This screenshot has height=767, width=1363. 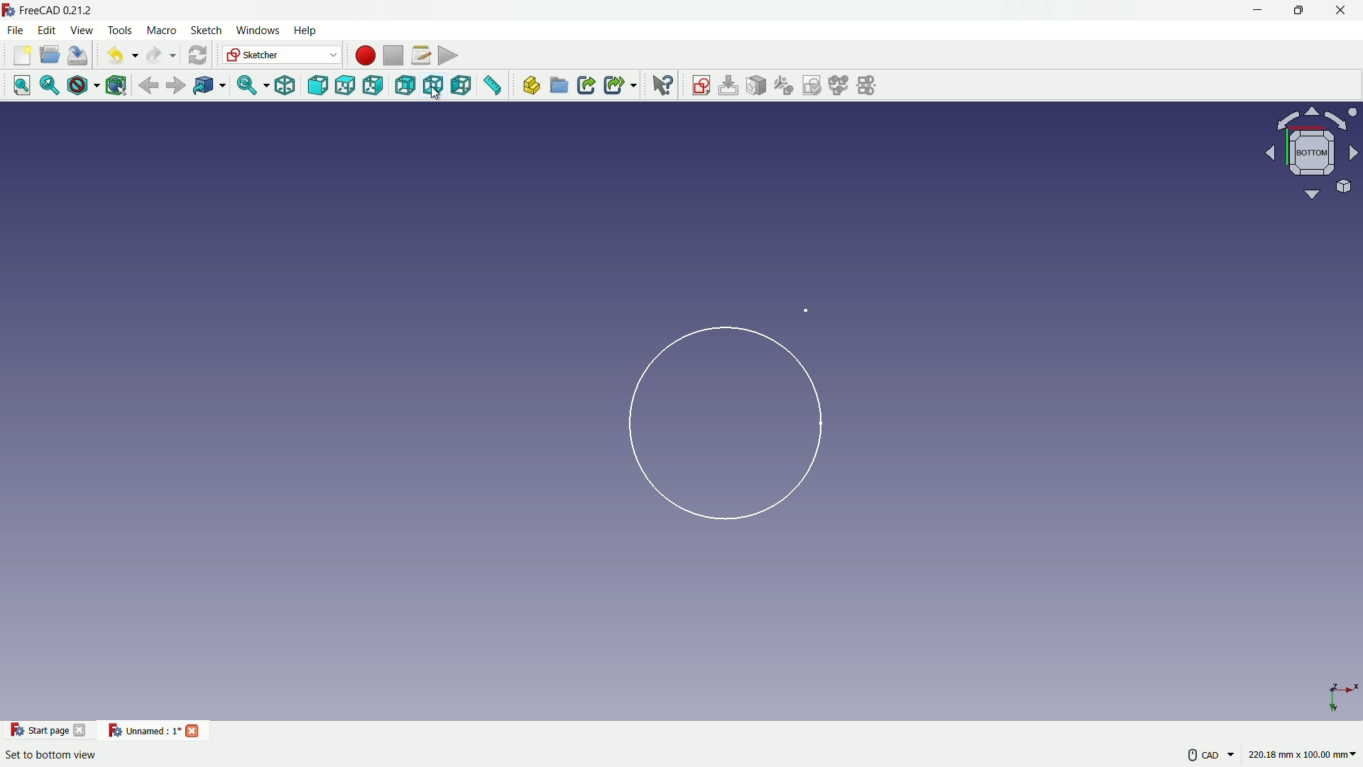 I want to click on front view, so click(x=319, y=86).